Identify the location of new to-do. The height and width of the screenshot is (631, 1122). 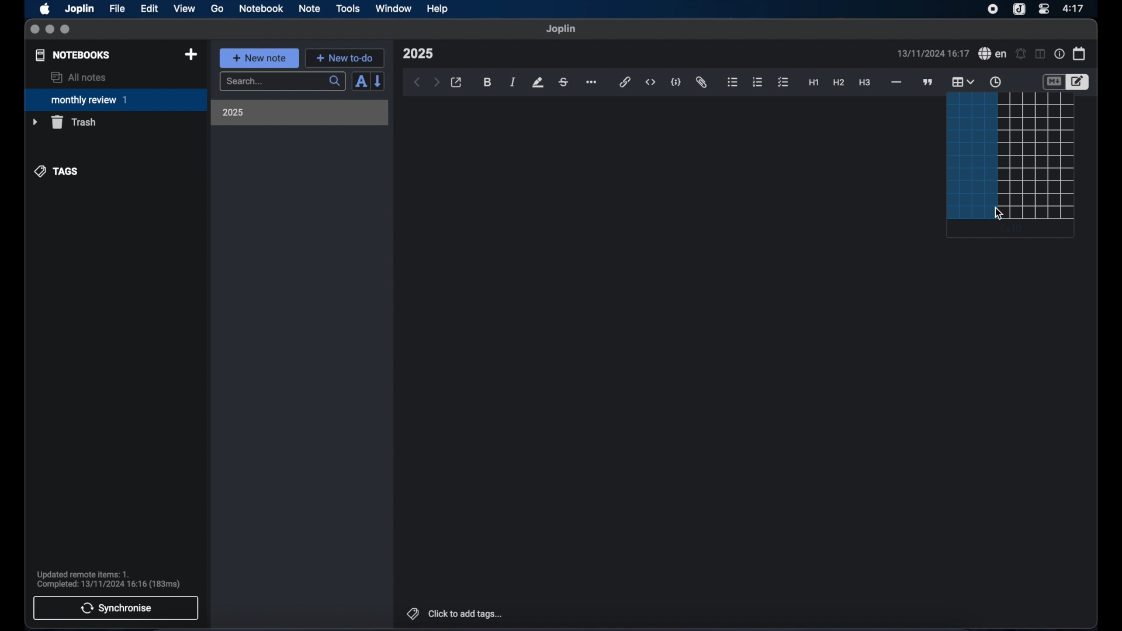
(345, 58).